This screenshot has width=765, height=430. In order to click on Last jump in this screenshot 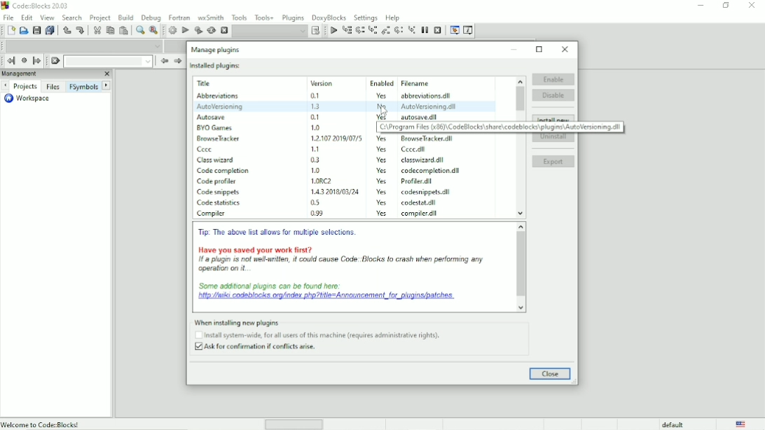, I will do `click(24, 60)`.